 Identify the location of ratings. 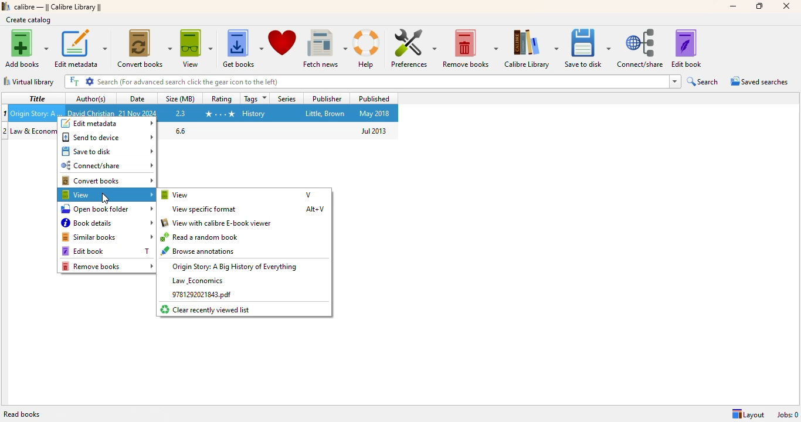
(219, 114).